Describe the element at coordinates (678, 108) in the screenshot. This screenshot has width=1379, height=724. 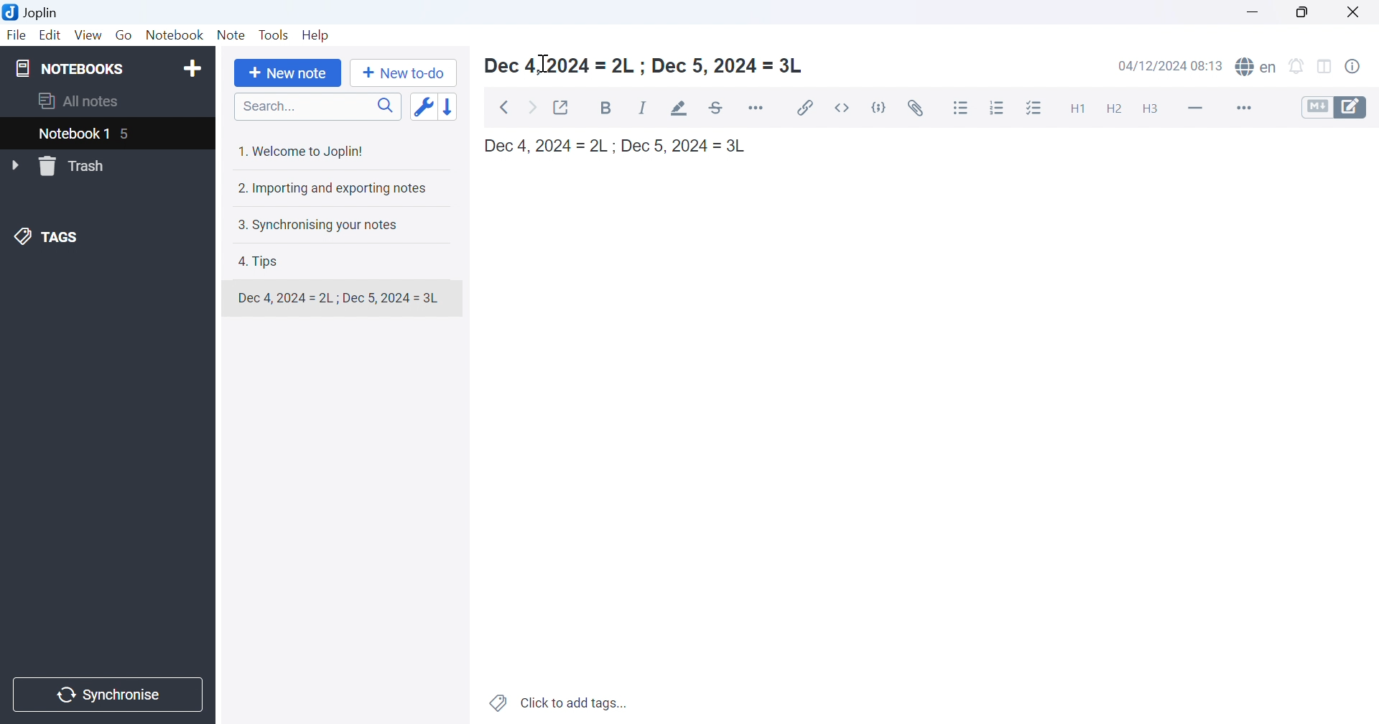
I see `Highlight` at that location.